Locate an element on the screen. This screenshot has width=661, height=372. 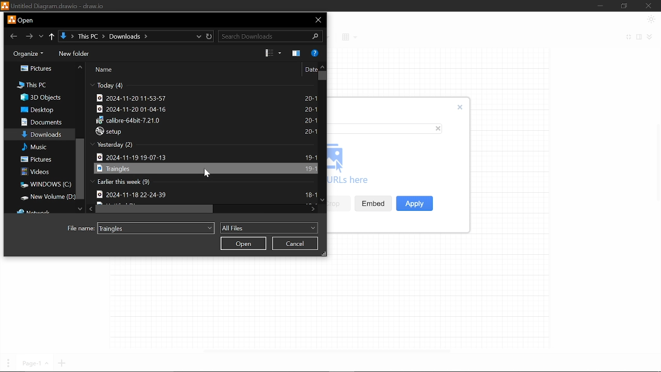
2024-11-20 11-53-57 is located at coordinates (154, 98).